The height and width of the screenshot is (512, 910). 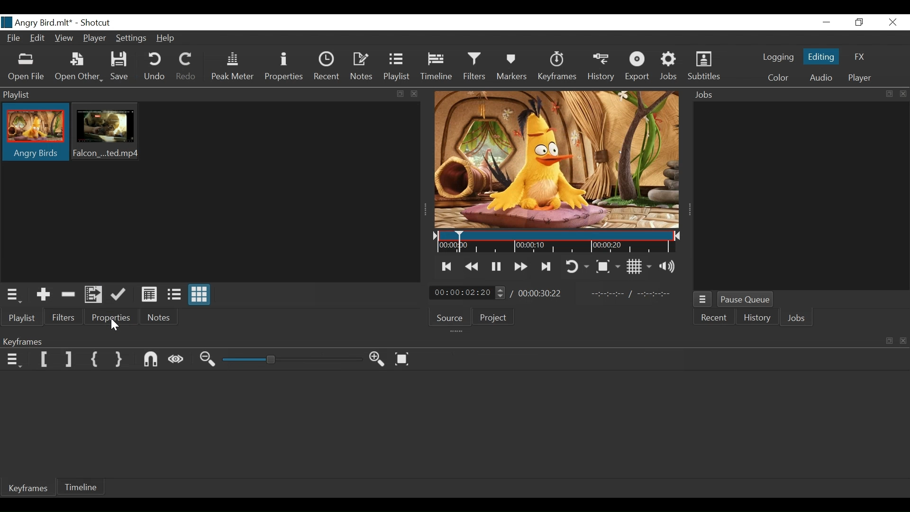 I want to click on Zoom keyframe to fit, so click(x=403, y=359).